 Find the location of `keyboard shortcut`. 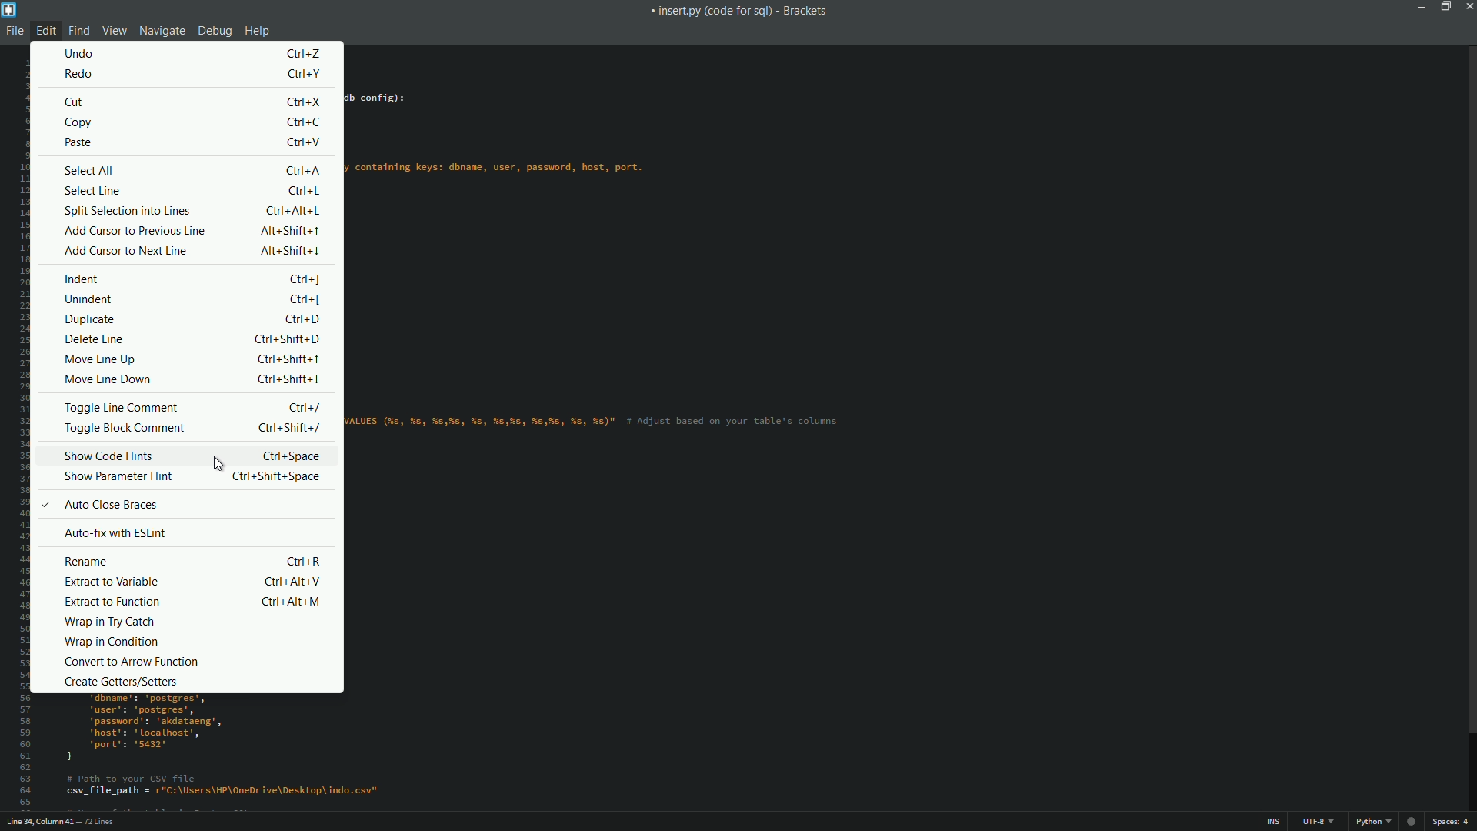

keyboard shortcut is located at coordinates (288, 230).